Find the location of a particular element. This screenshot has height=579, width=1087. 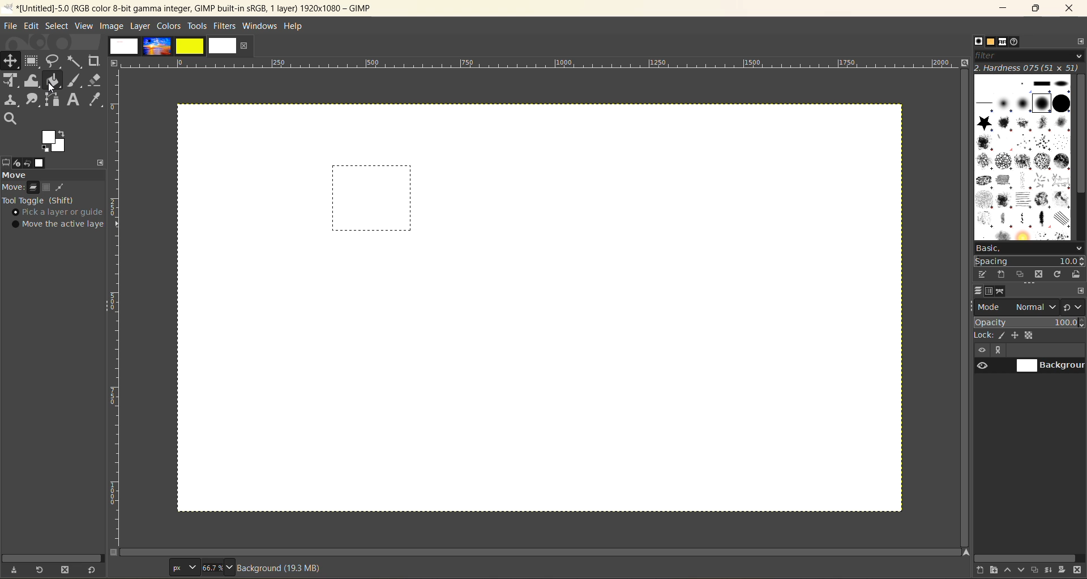

shape created is located at coordinates (373, 199).